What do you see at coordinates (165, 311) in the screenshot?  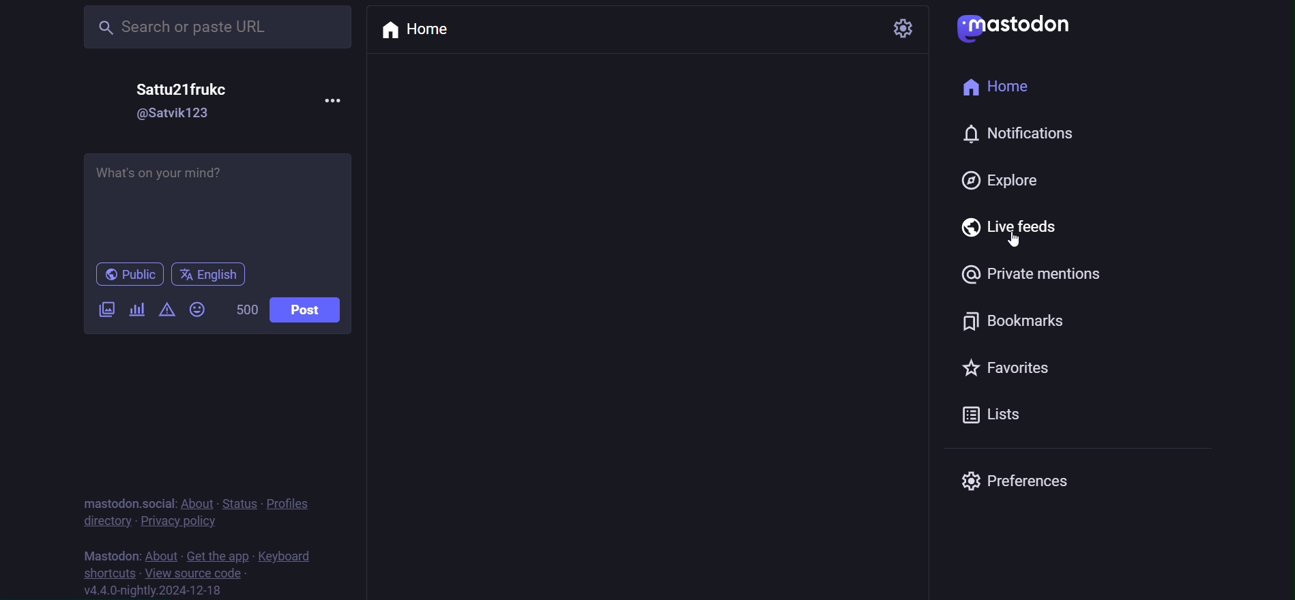 I see `content warning` at bounding box center [165, 311].